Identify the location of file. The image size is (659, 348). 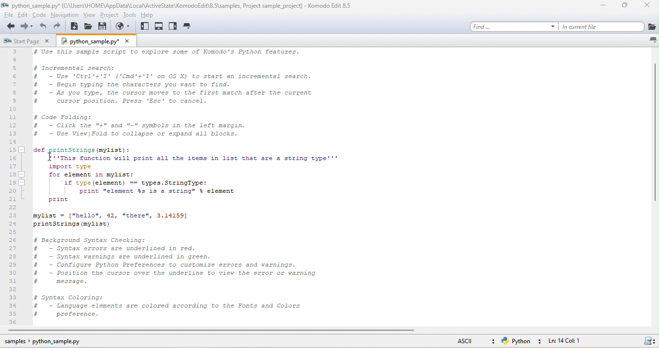
(8, 15).